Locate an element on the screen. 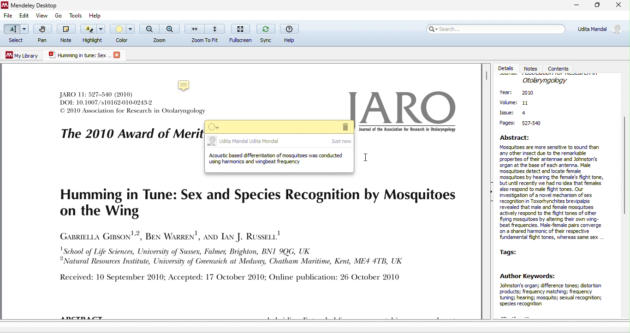  pan is located at coordinates (42, 35).